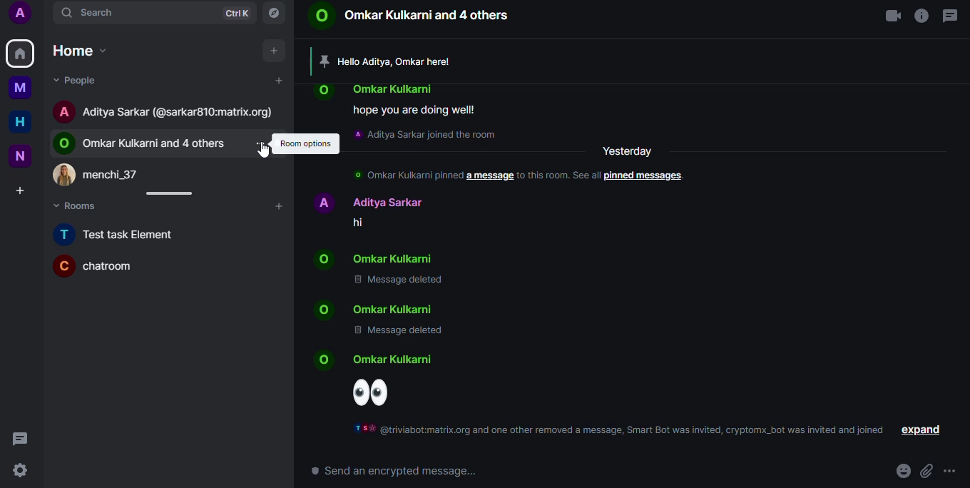  I want to click on room options, so click(305, 143).